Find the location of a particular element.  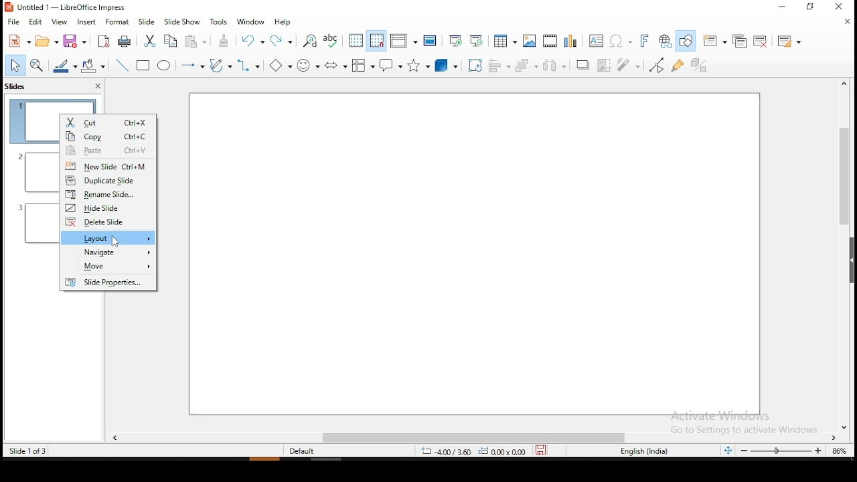

clone formatting is located at coordinates (224, 42).